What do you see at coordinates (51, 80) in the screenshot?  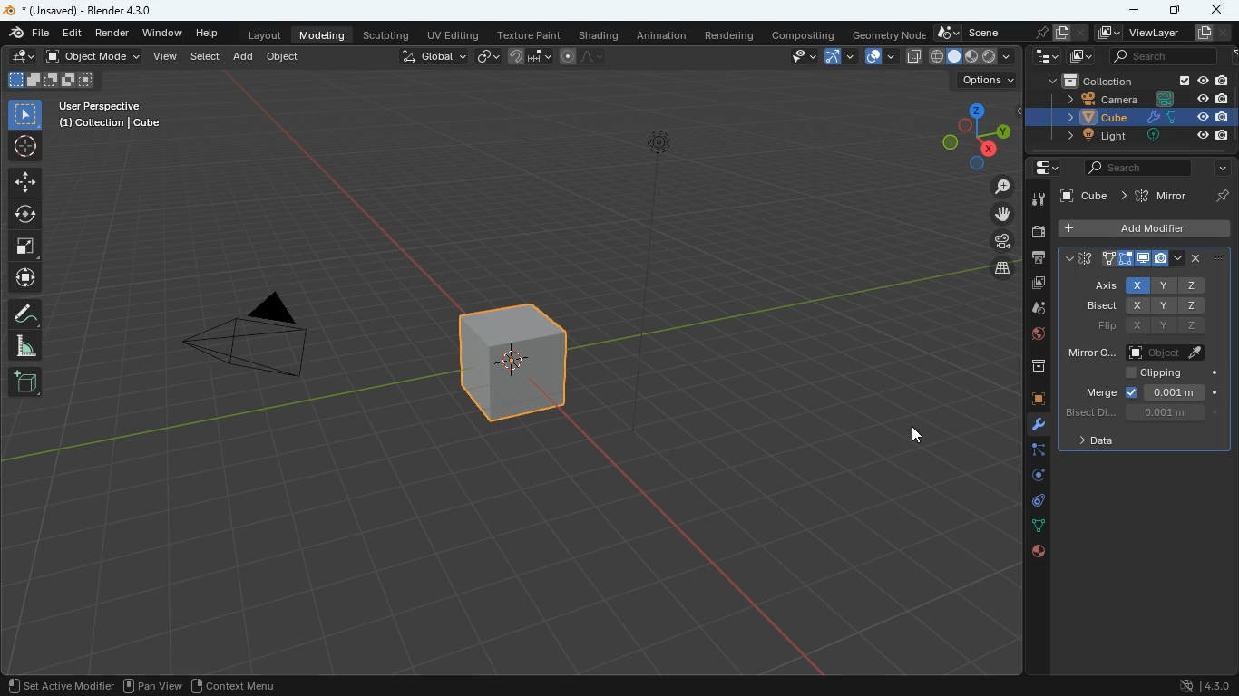 I see `shape` at bounding box center [51, 80].